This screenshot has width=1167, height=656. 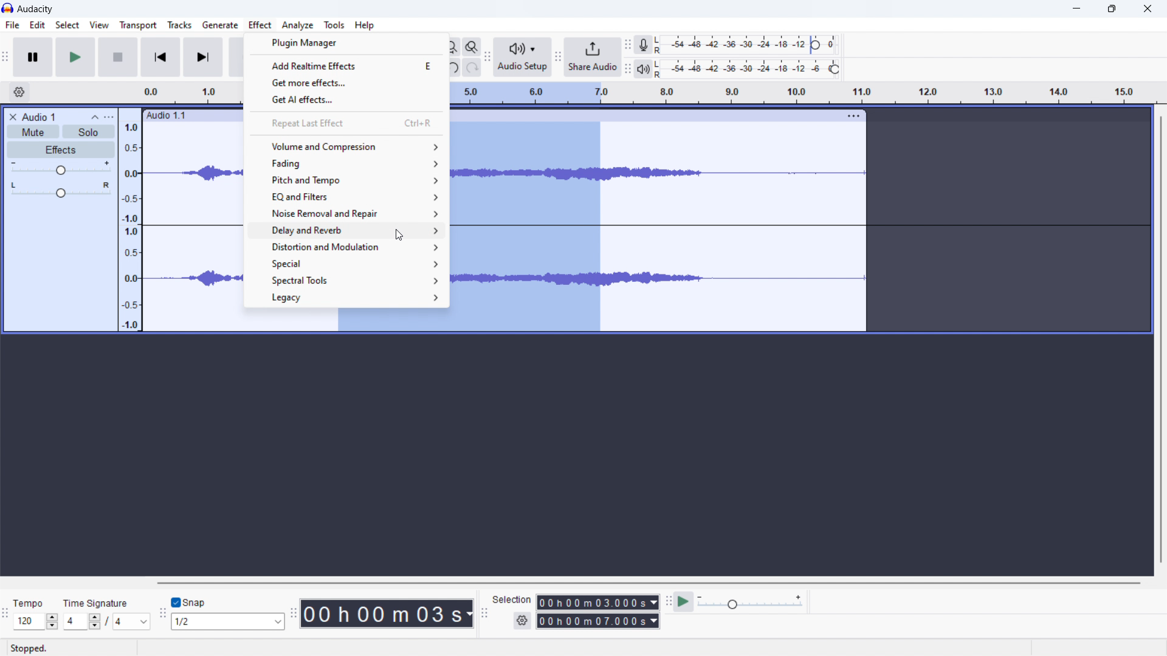 I want to click on time signature, so click(x=647, y=90).